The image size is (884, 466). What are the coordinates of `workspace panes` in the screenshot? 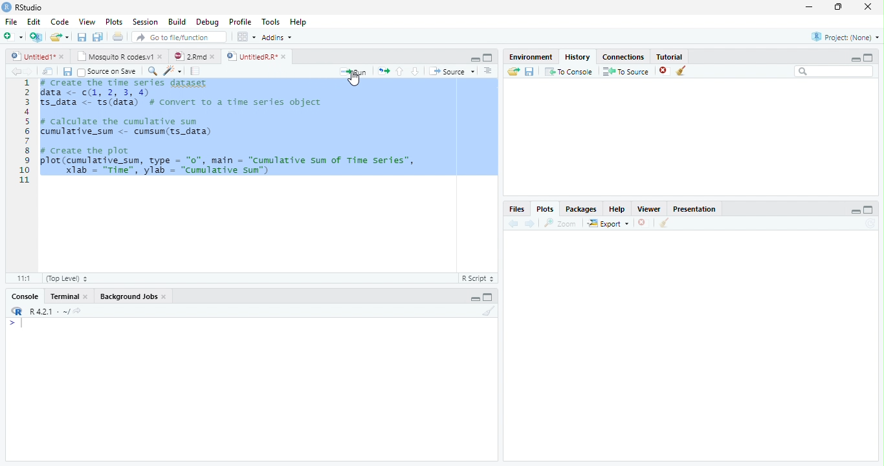 It's located at (247, 39).